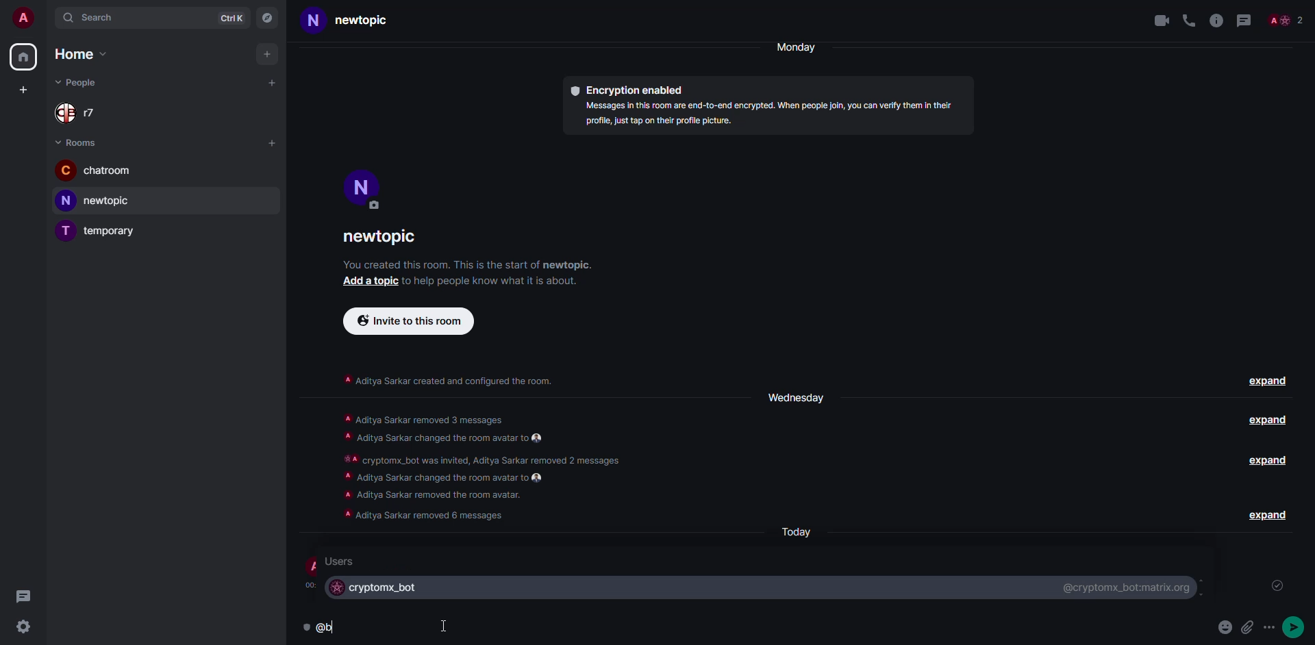 The image size is (1315, 645). What do you see at coordinates (82, 112) in the screenshot?
I see `people` at bounding box center [82, 112].